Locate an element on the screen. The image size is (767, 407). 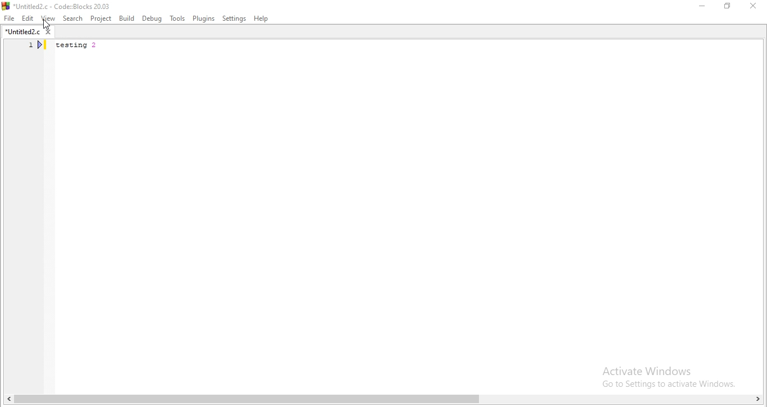
tools is located at coordinates (177, 17).